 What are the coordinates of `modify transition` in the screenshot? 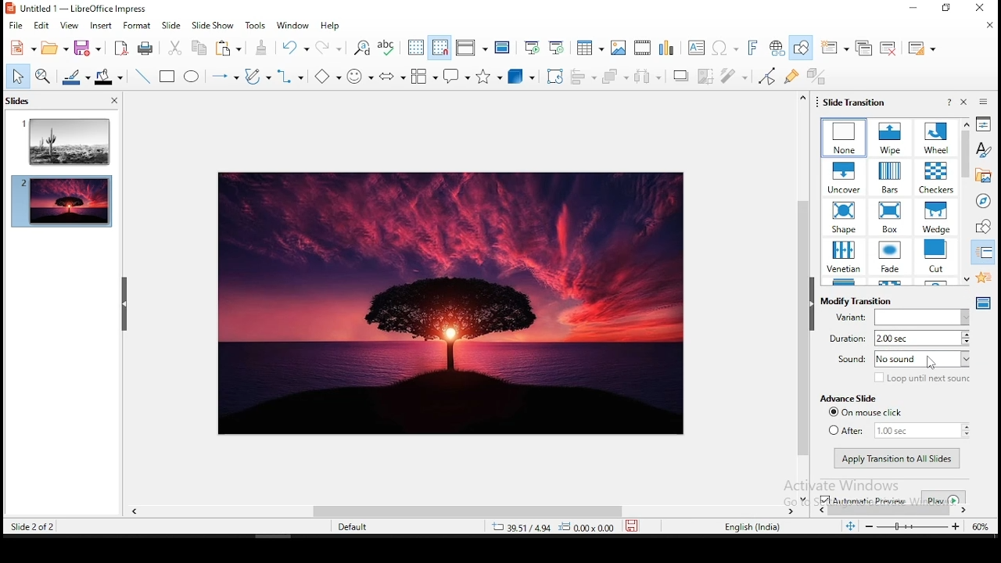 It's located at (856, 301).